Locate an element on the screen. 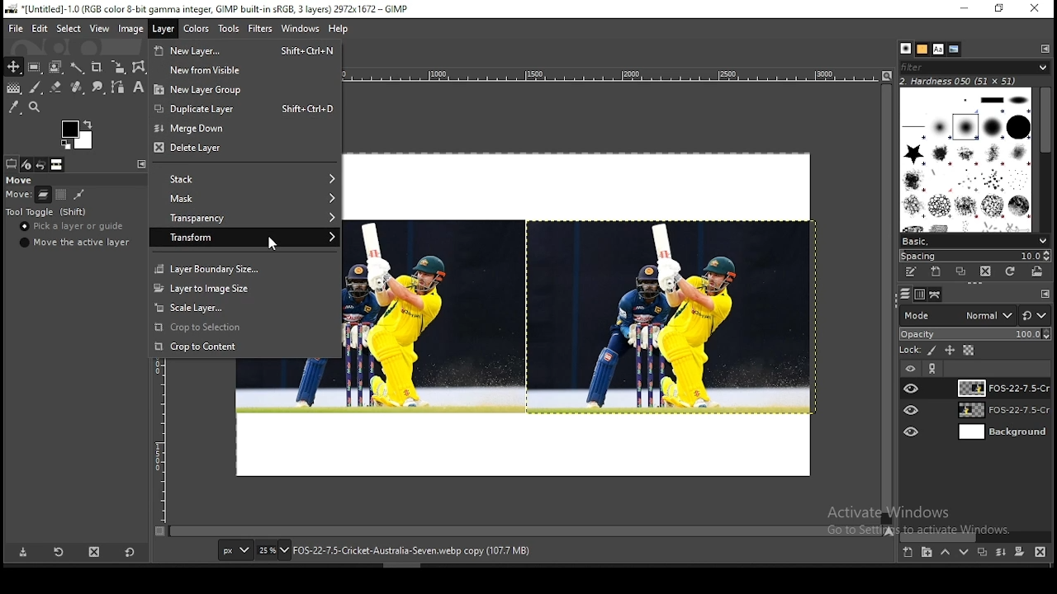 The image size is (1057, 594). opacity is located at coordinates (974, 335).